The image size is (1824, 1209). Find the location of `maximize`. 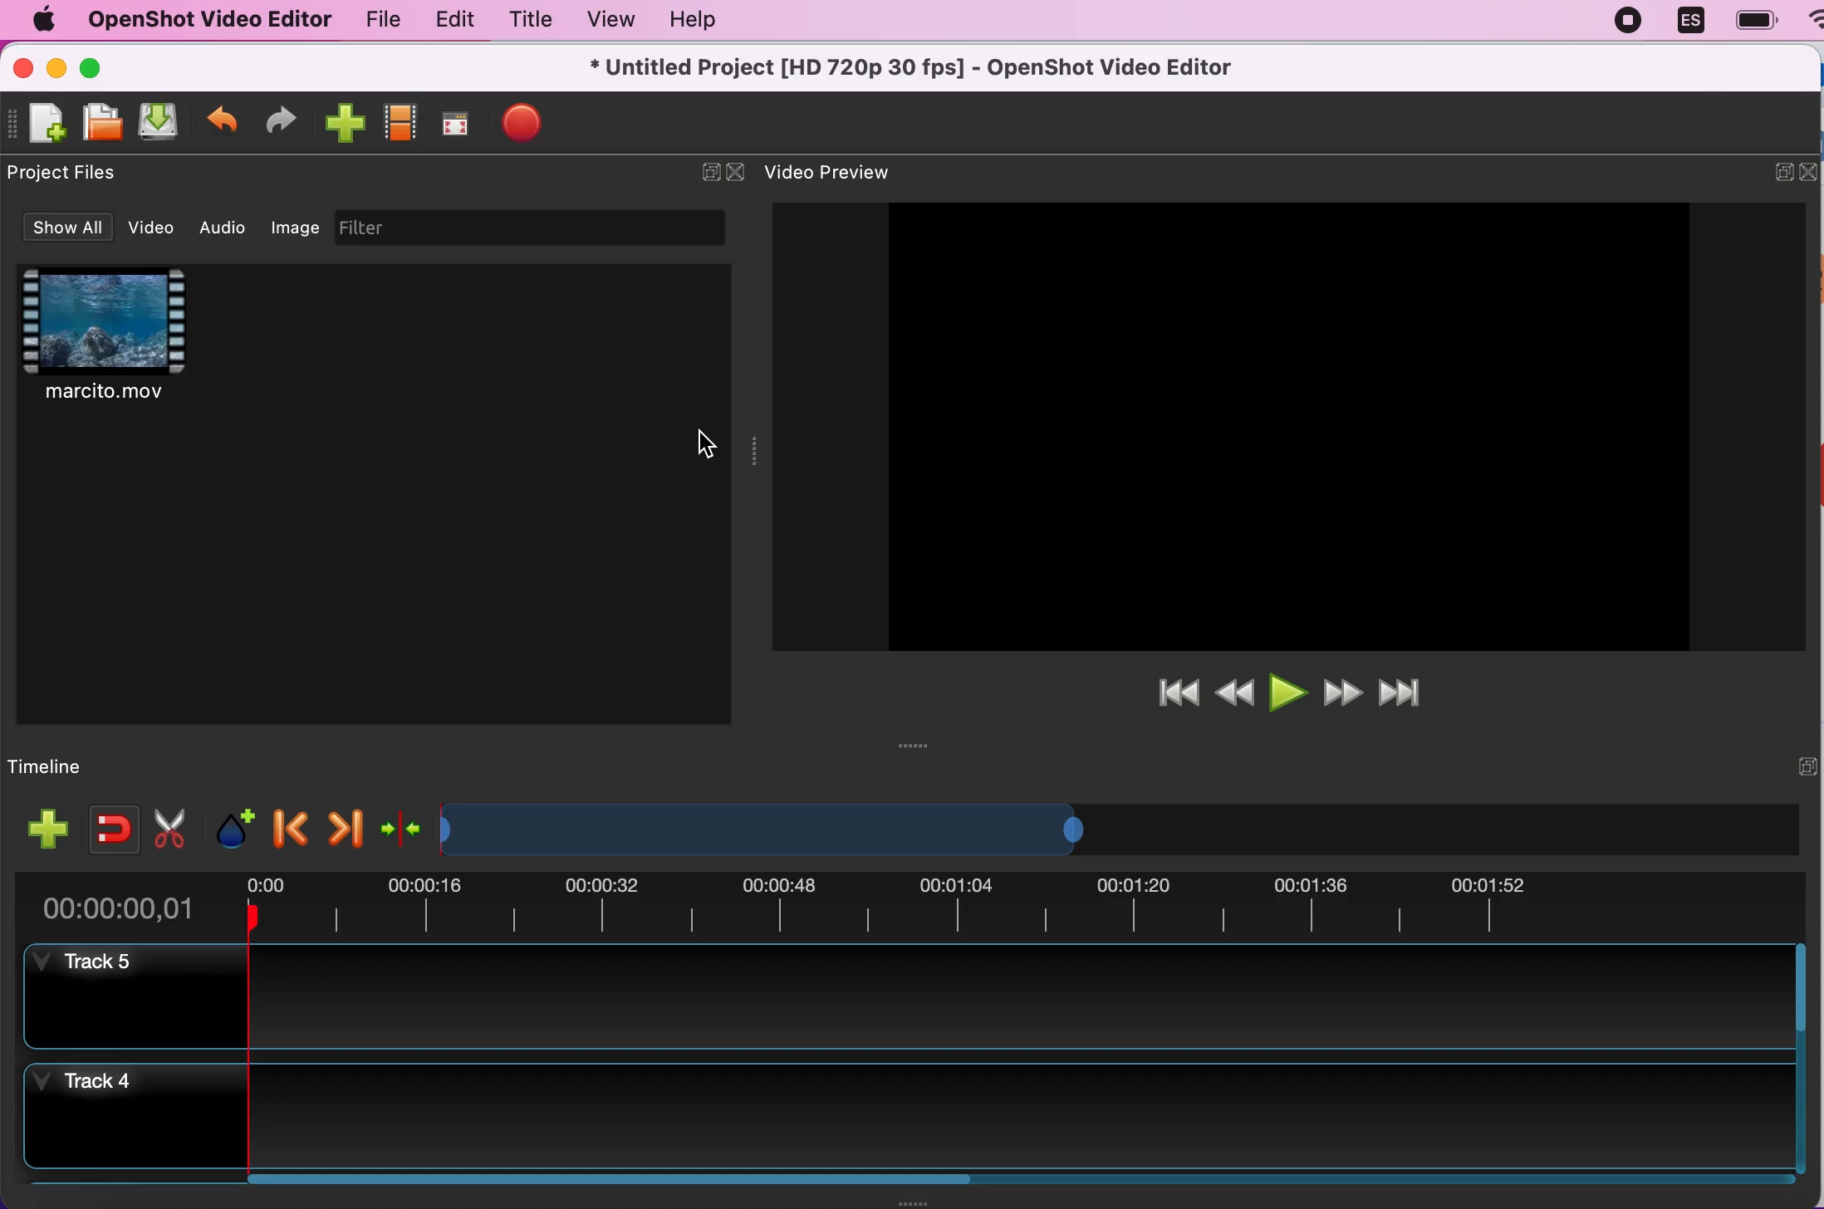

maximize is located at coordinates (92, 69).